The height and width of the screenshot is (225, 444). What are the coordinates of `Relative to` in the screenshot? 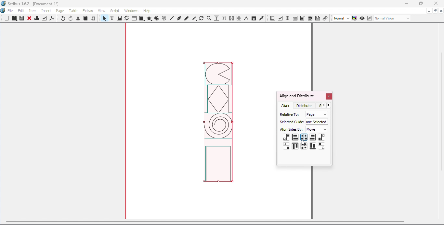 It's located at (288, 114).